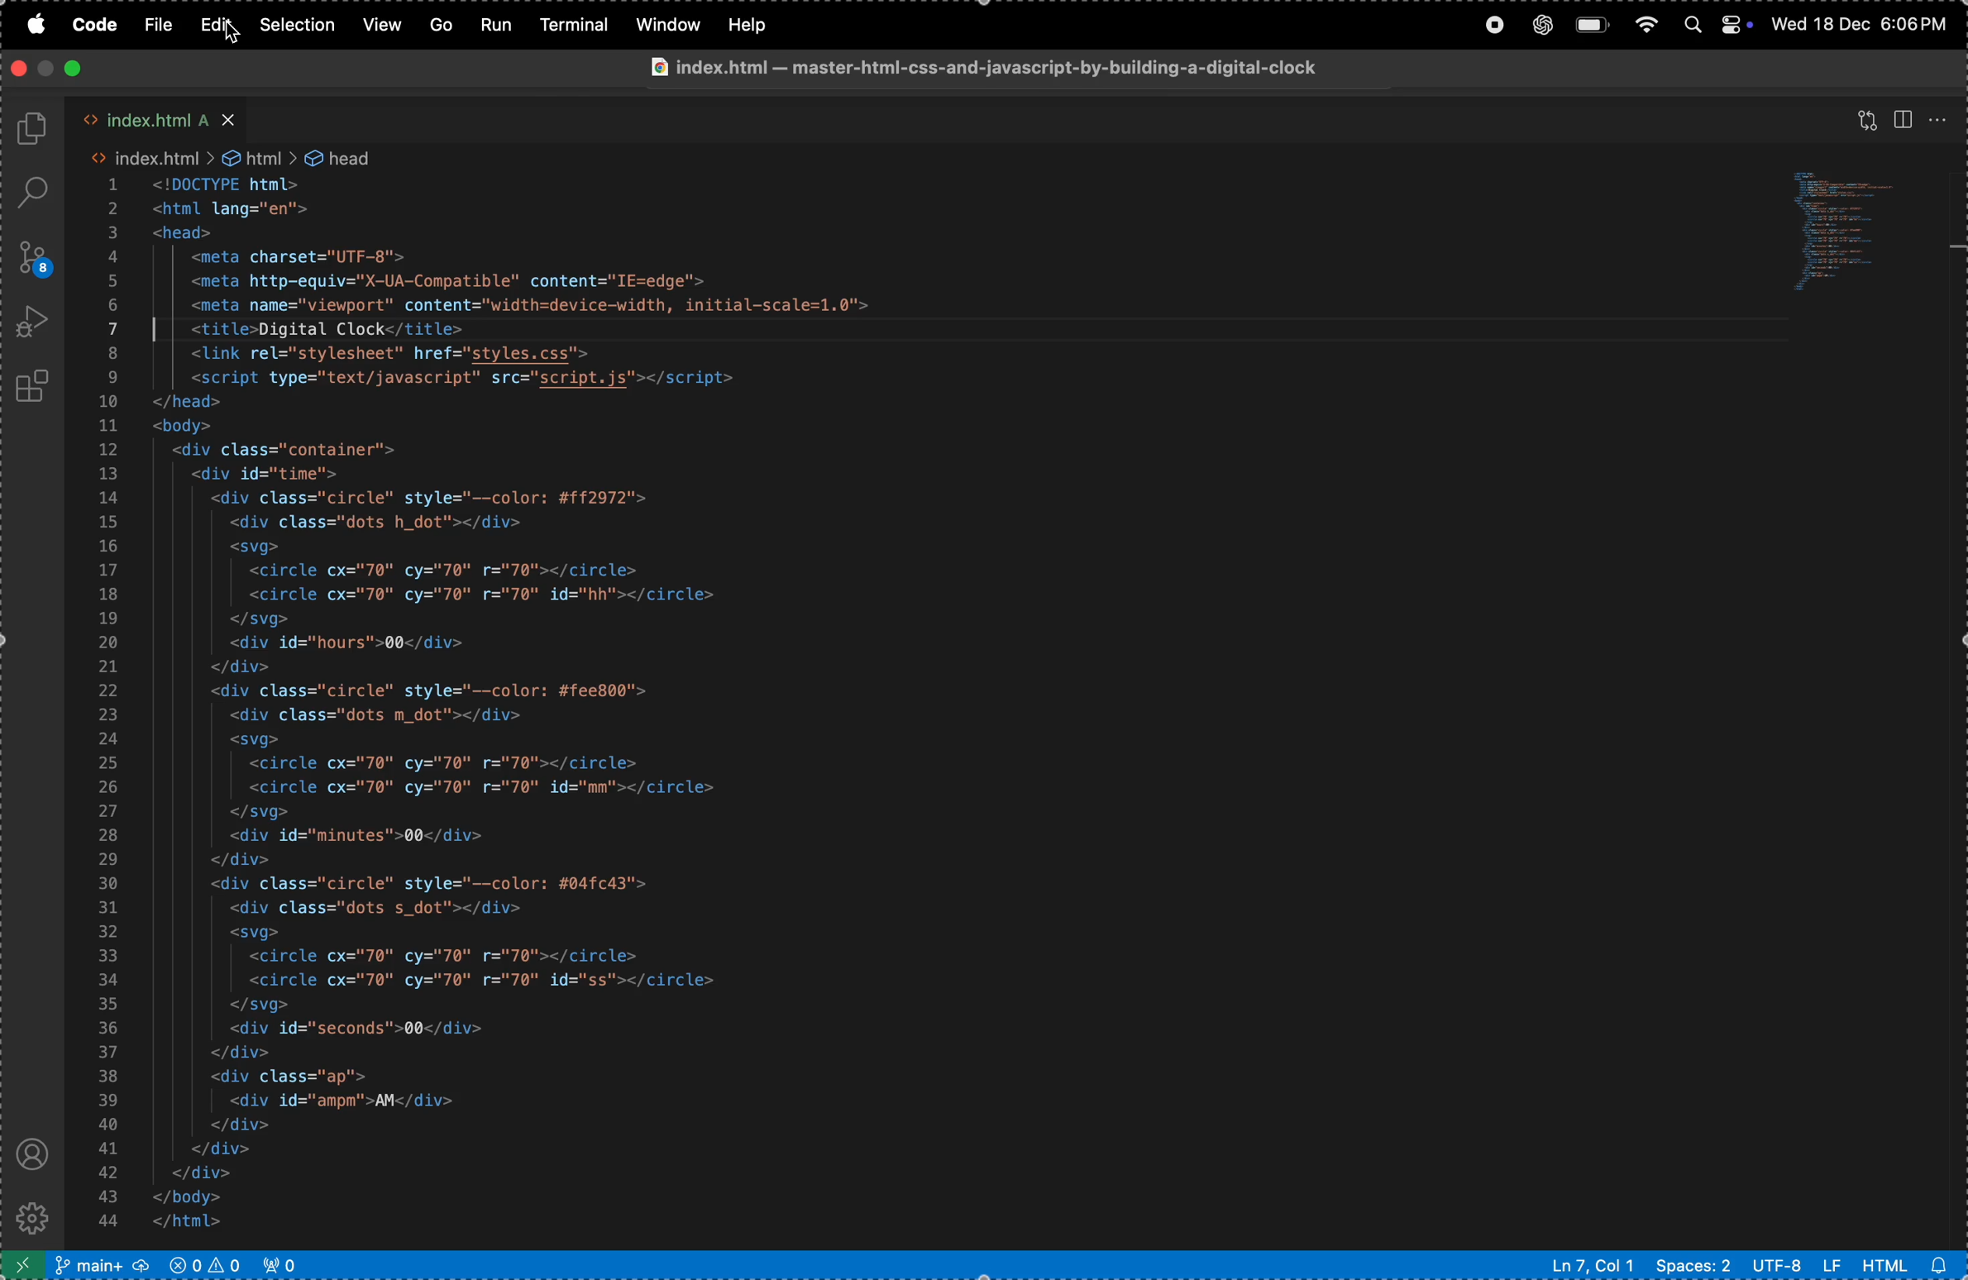  Describe the element at coordinates (496, 24) in the screenshot. I see `run` at that location.